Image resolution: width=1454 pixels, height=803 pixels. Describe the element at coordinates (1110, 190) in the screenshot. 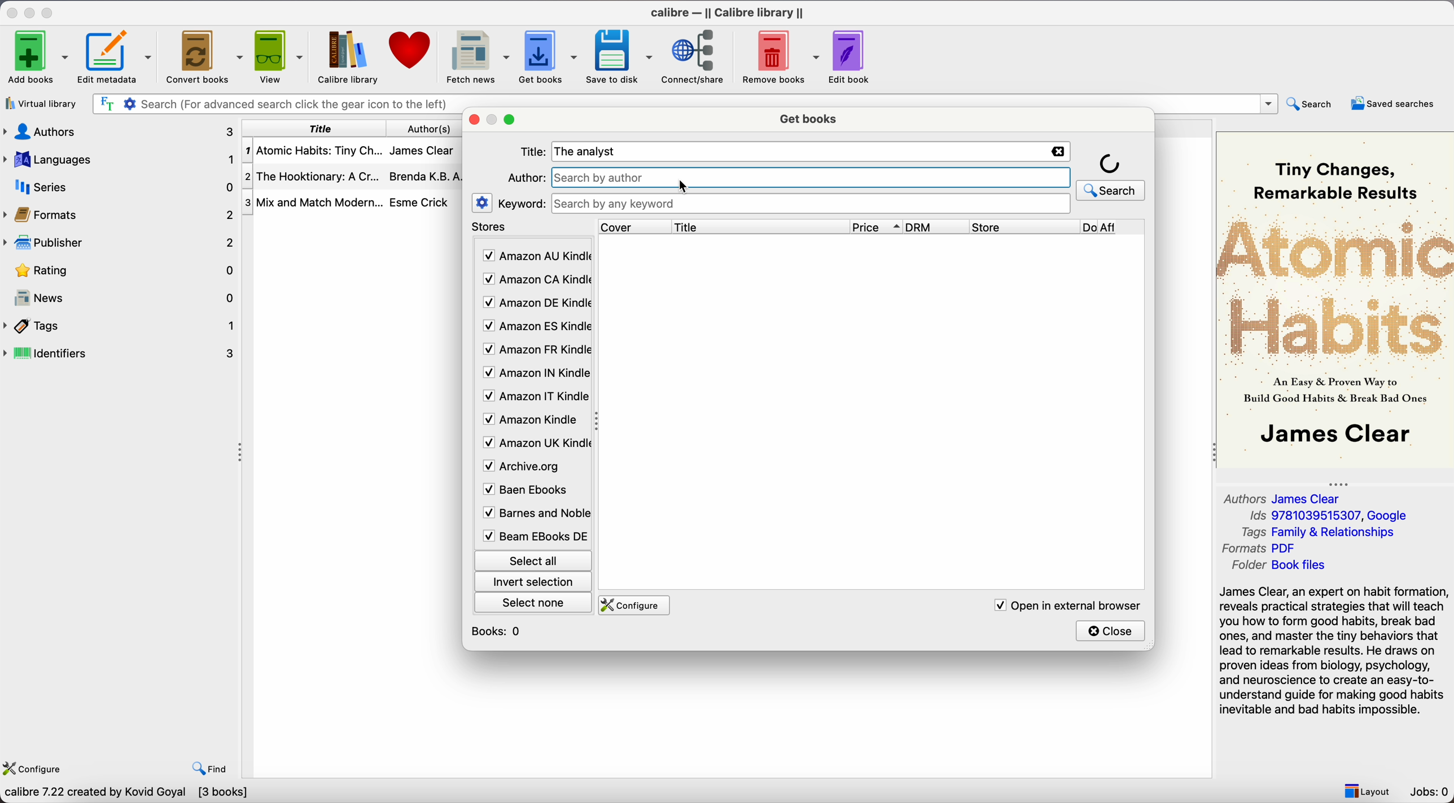

I see `search` at that location.